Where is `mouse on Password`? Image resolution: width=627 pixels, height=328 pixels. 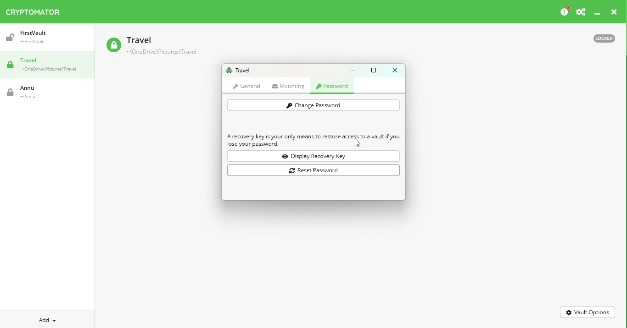
mouse on Password is located at coordinates (334, 87).